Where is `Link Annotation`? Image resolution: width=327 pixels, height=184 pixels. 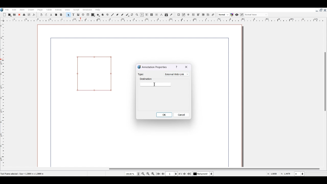
Link Annotation is located at coordinates (213, 14).